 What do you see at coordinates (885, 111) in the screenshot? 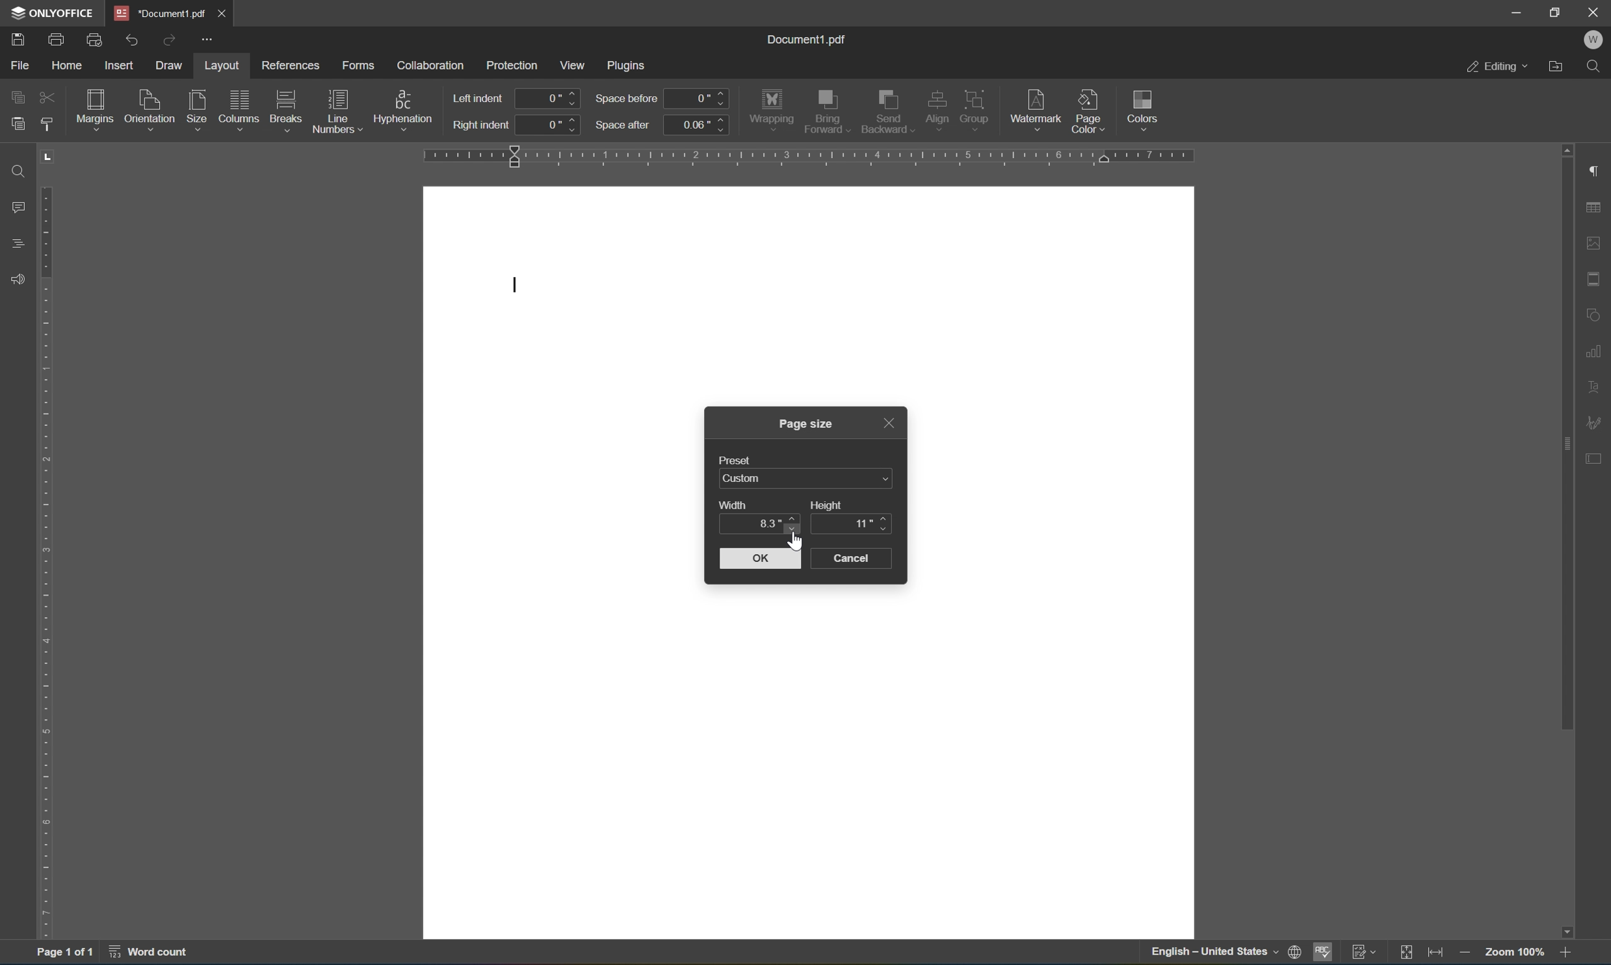
I see `send backward` at bounding box center [885, 111].